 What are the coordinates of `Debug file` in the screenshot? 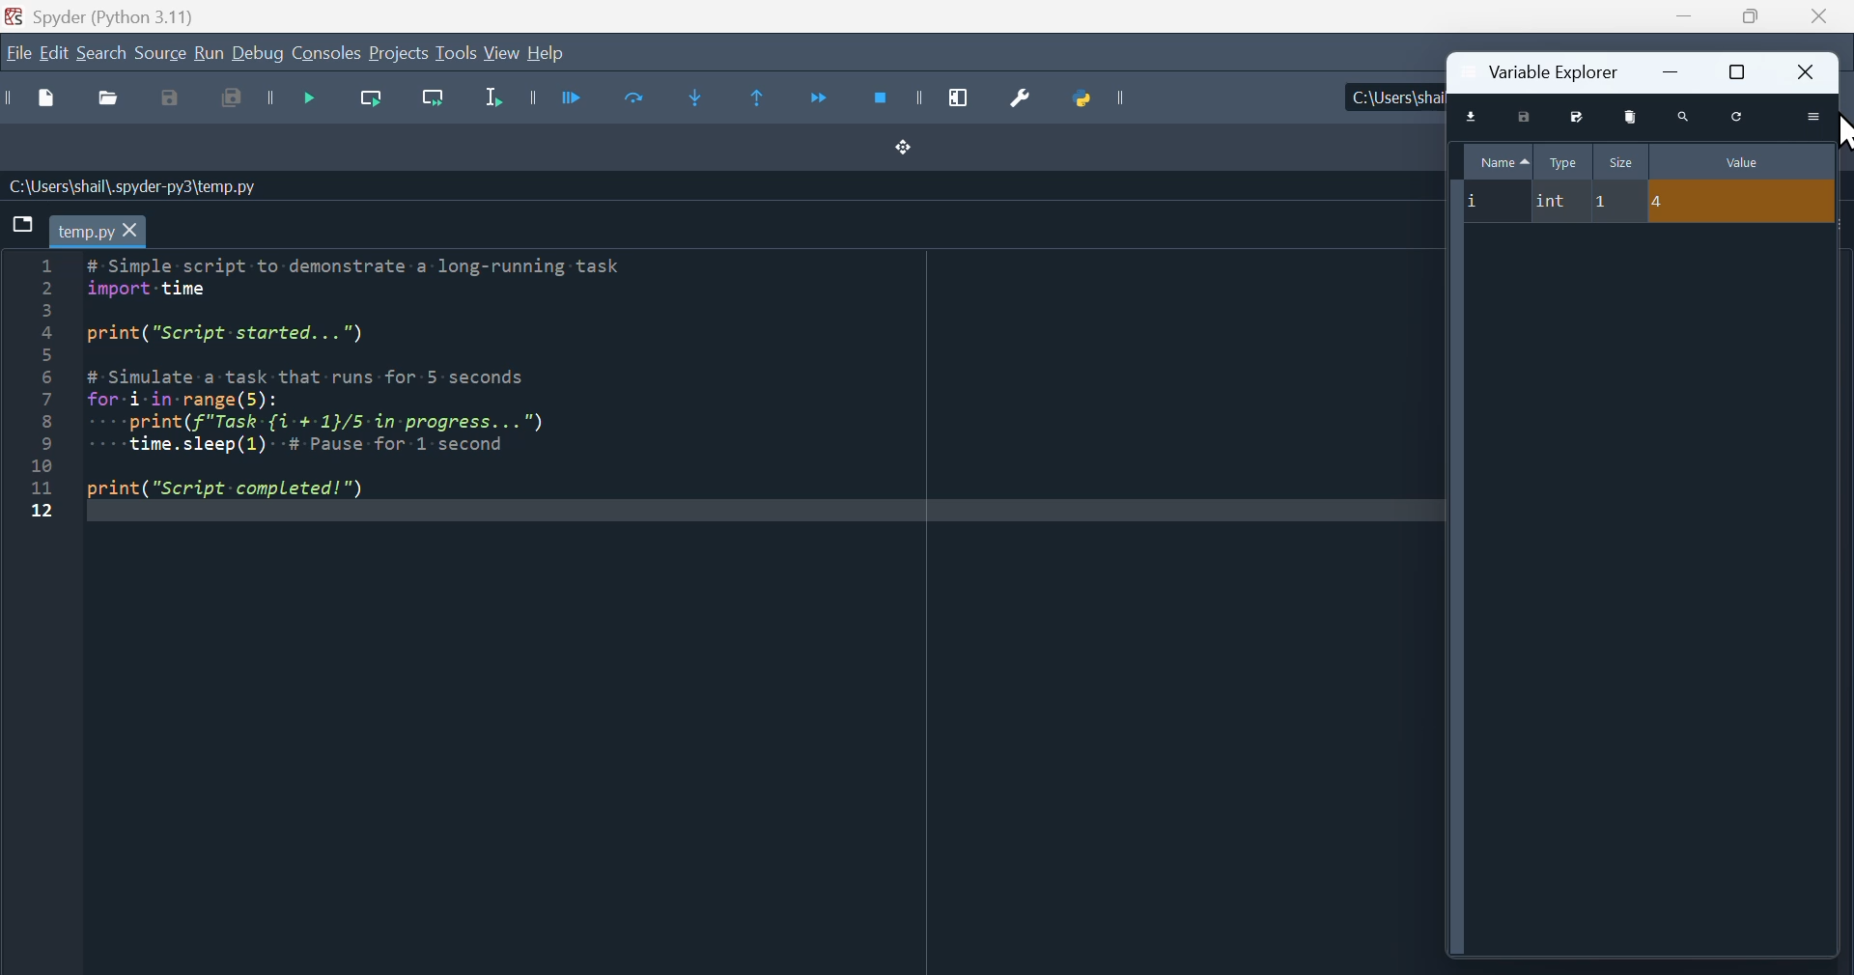 It's located at (295, 102).